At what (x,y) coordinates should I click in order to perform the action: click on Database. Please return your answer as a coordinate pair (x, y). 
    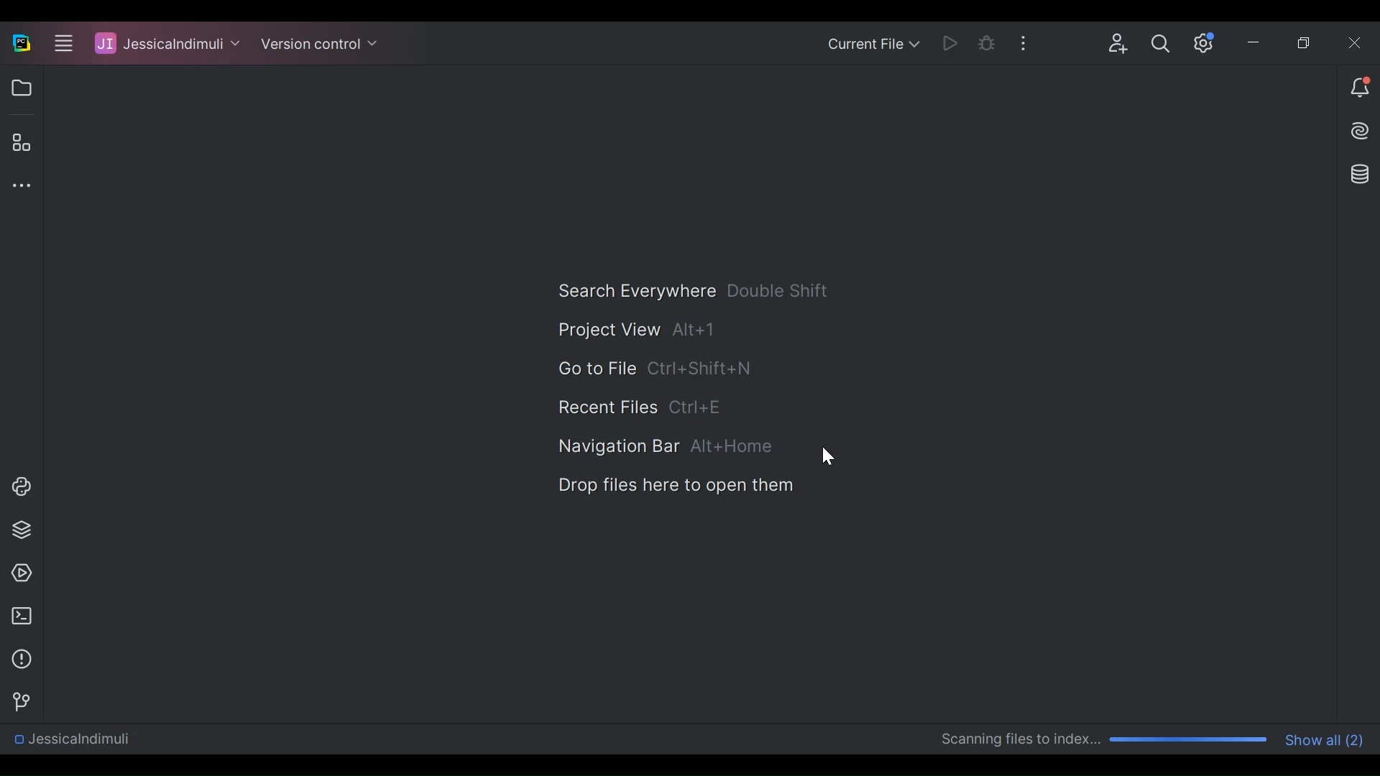
    Looking at the image, I should click on (1362, 174).